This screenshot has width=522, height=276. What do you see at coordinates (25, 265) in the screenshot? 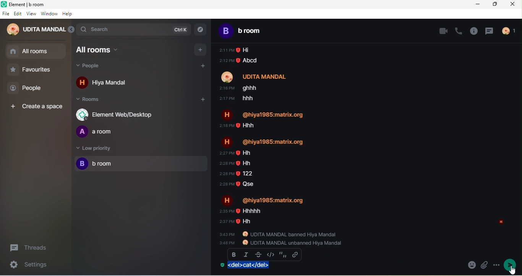
I see `settings` at bounding box center [25, 265].